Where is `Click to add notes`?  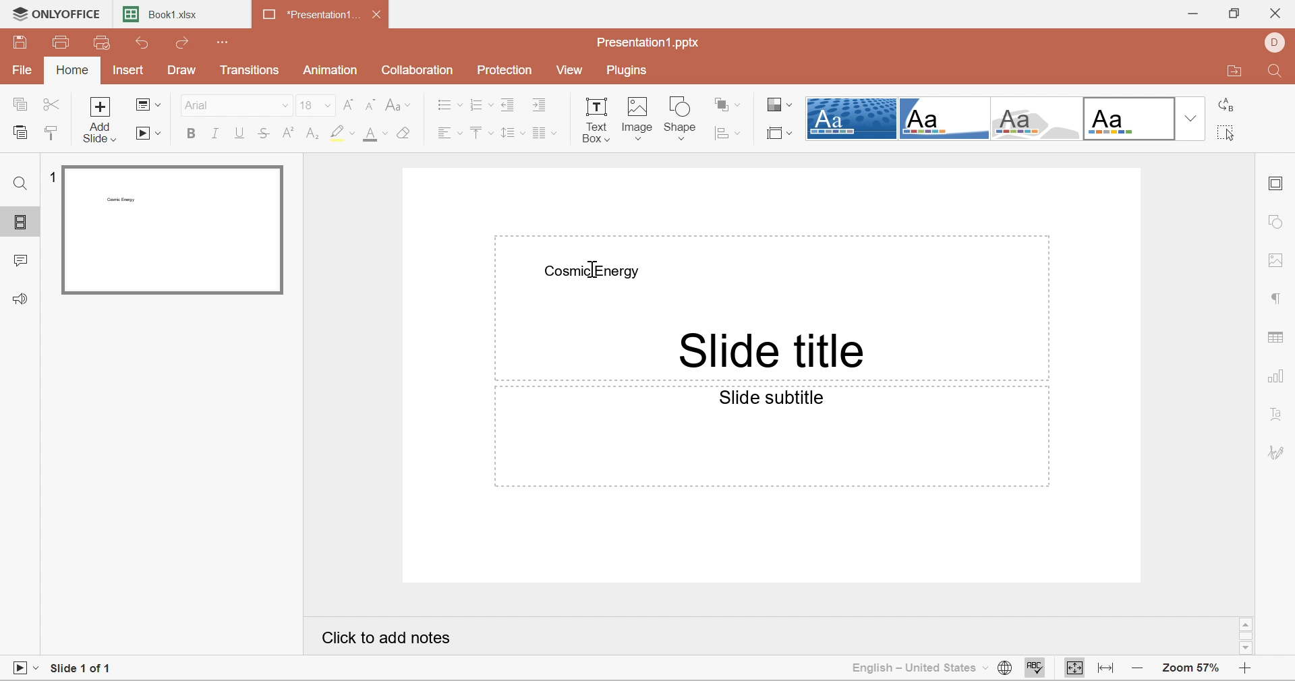 Click to add notes is located at coordinates (387, 641).